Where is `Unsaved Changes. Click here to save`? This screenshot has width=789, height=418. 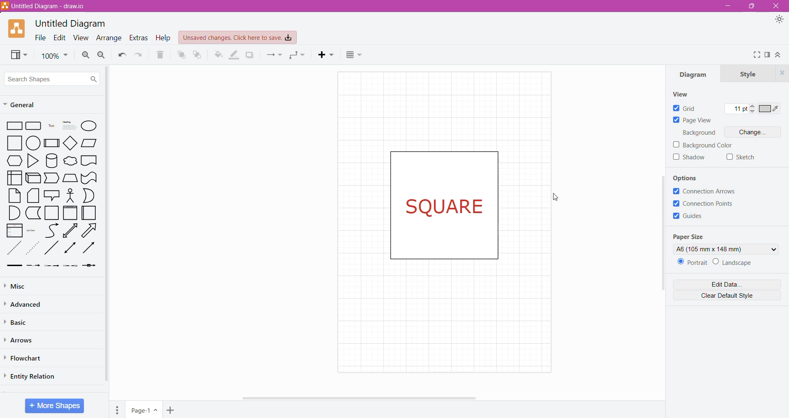 Unsaved Changes. Click here to save is located at coordinates (238, 38).